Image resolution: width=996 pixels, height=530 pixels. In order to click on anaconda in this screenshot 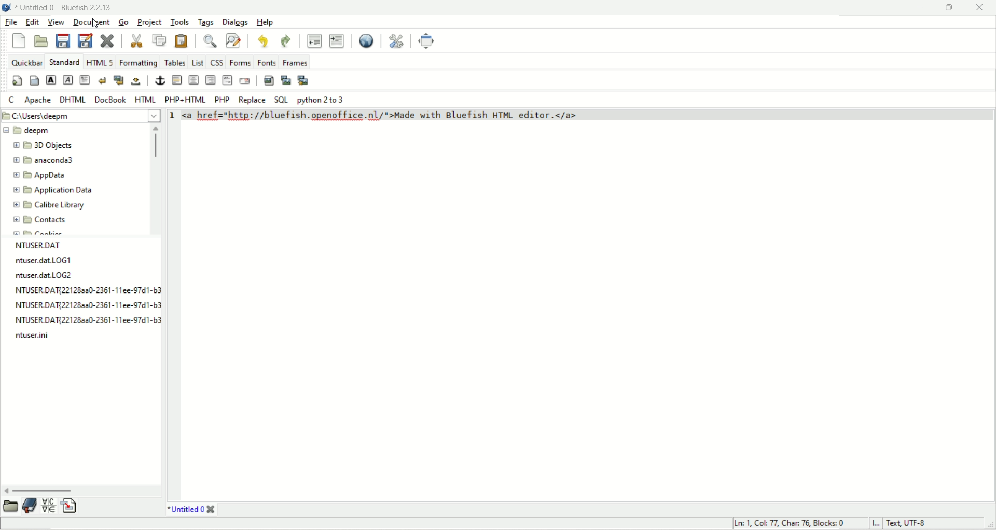, I will do `click(44, 161)`.